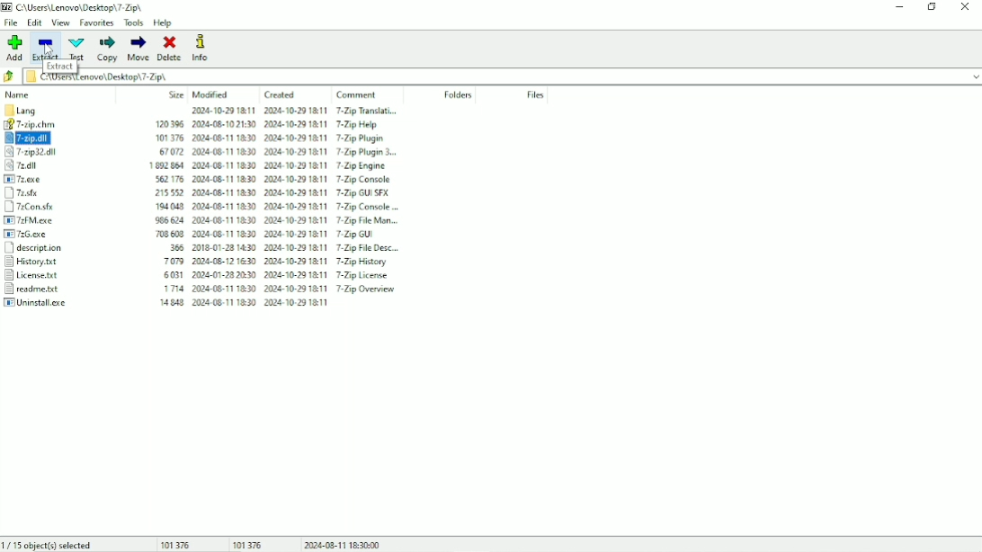 The image size is (982, 552). I want to click on Restore down, so click(933, 6).